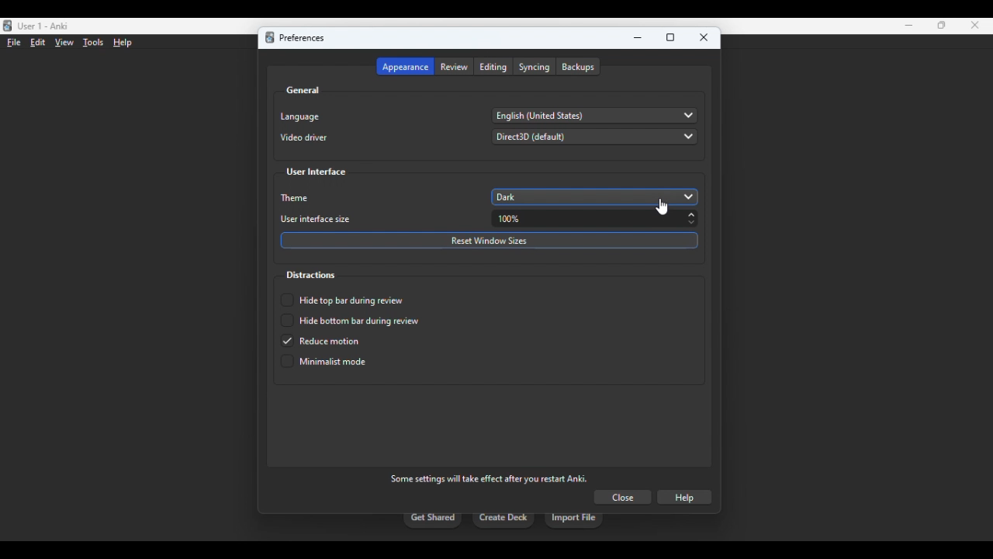 Image resolution: width=993 pixels, height=559 pixels. What do you see at coordinates (909, 26) in the screenshot?
I see `minimize` at bounding box center [909, 26].